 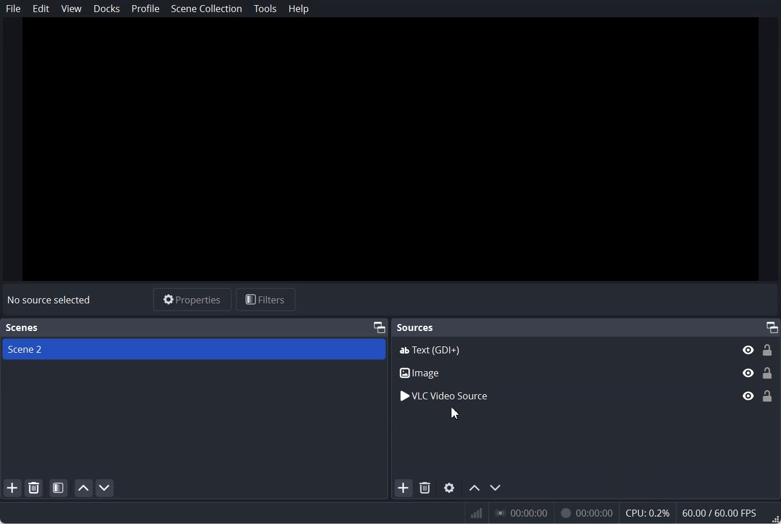 I want to click on View, so click(x=71, y=9).